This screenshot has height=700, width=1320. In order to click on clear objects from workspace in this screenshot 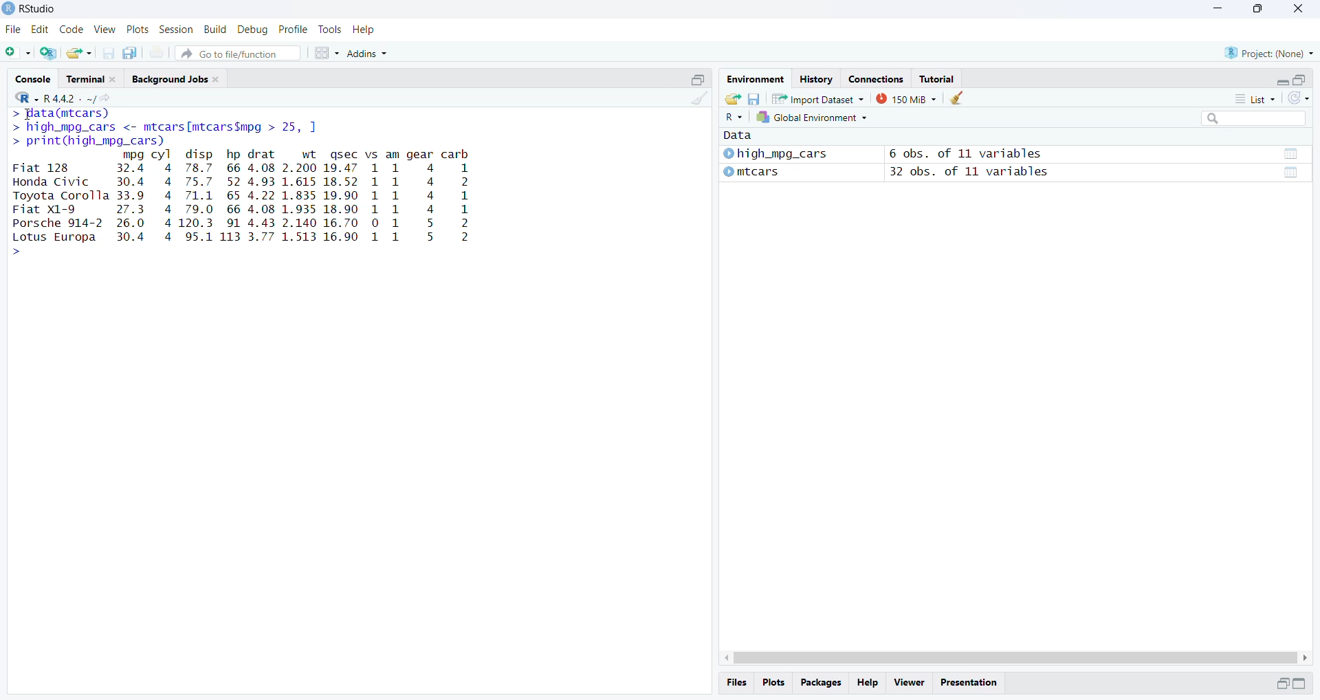, I will do `click(956, 98)`.